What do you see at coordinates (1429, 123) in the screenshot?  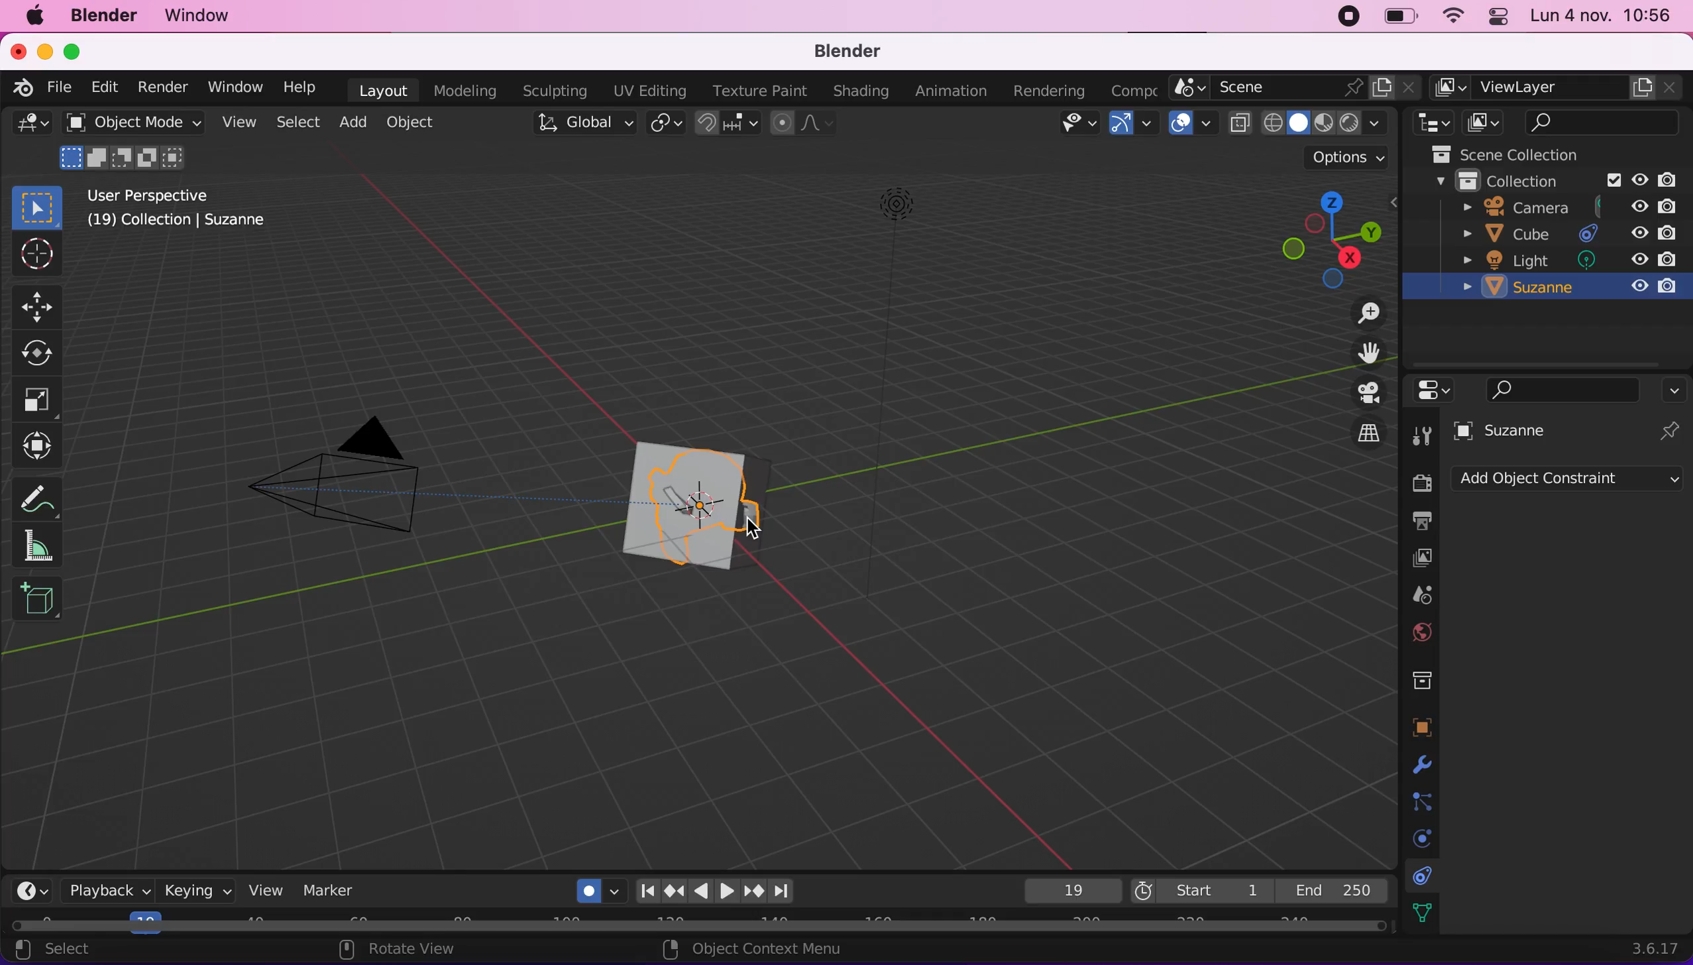 I see `editor type` at bounding box center [1429, 123].